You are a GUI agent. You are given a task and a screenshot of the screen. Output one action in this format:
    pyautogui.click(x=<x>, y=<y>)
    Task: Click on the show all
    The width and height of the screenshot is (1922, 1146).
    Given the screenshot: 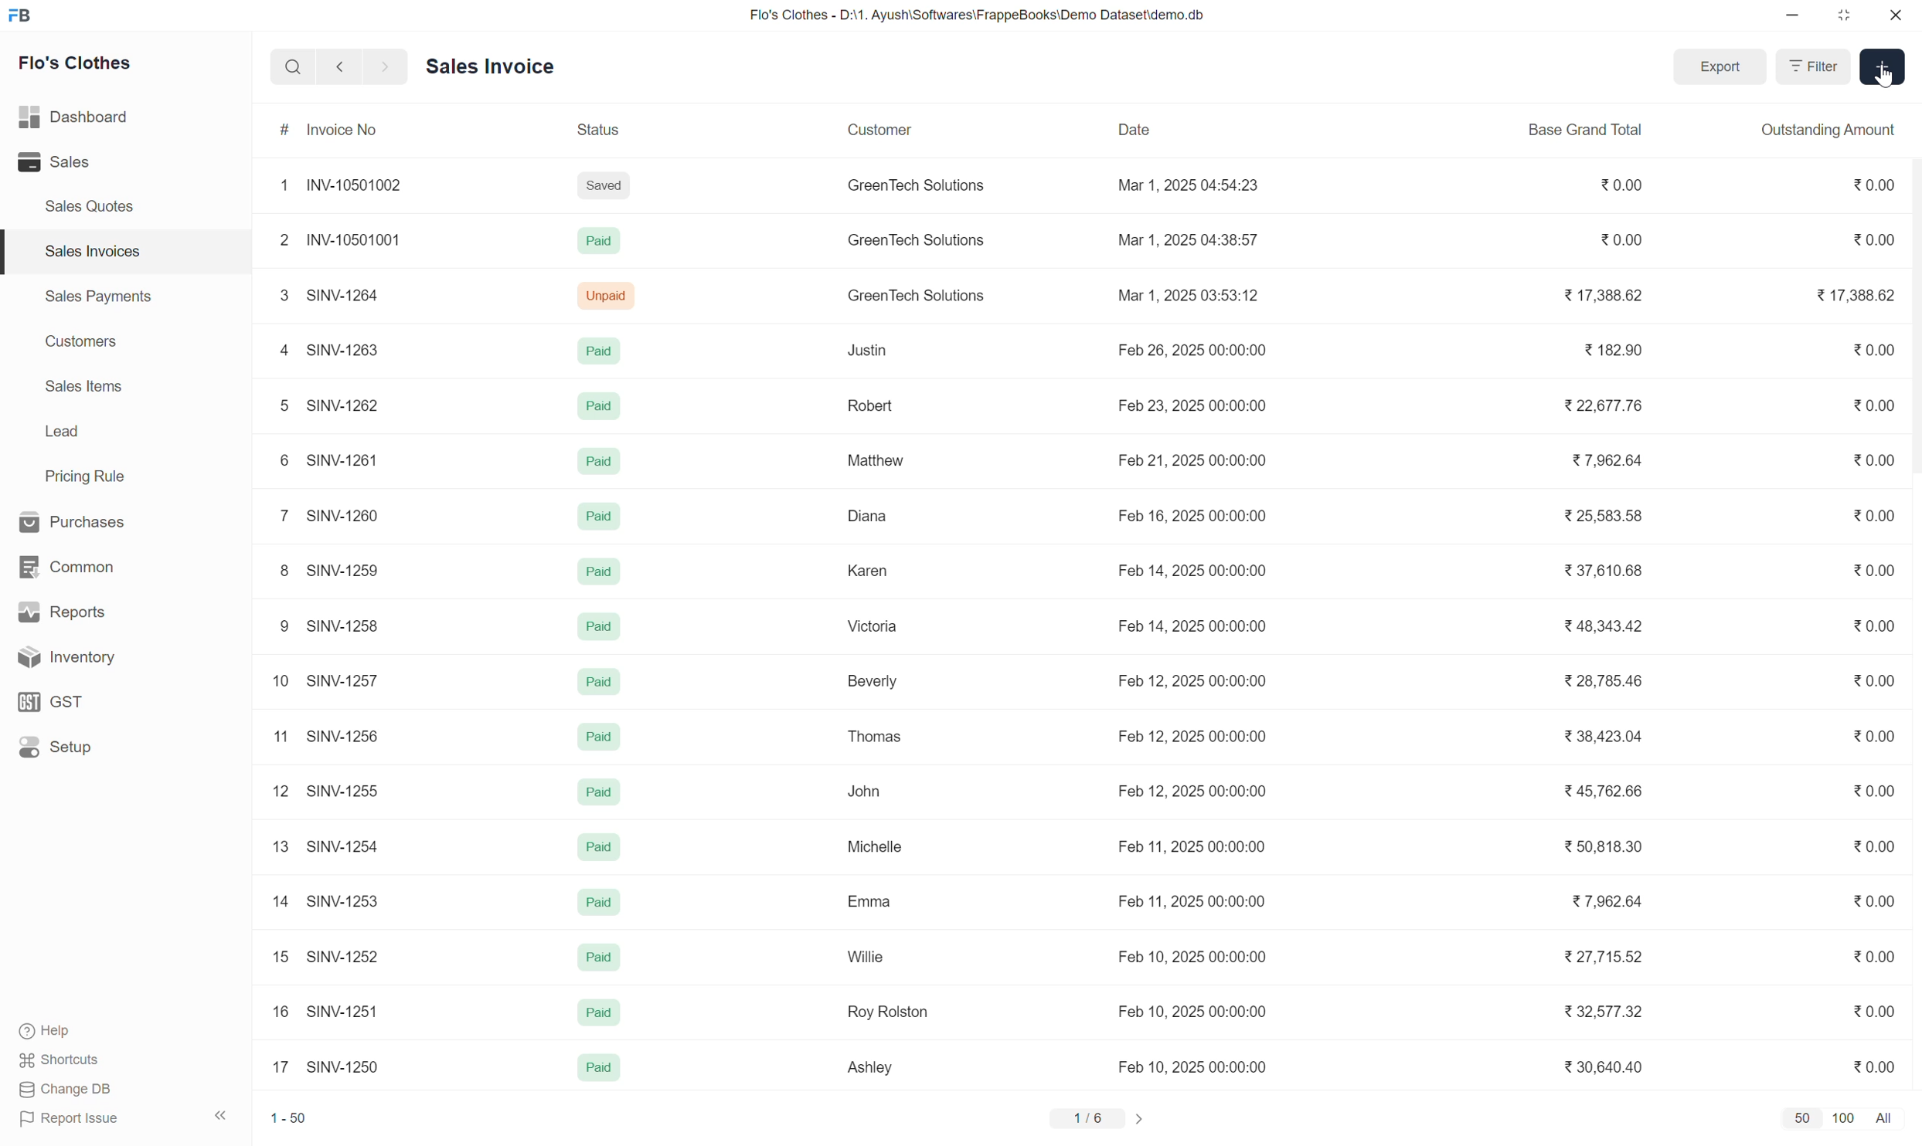 What is the action you would take?
    pyautogui.click(x=1893, y=1116)
    